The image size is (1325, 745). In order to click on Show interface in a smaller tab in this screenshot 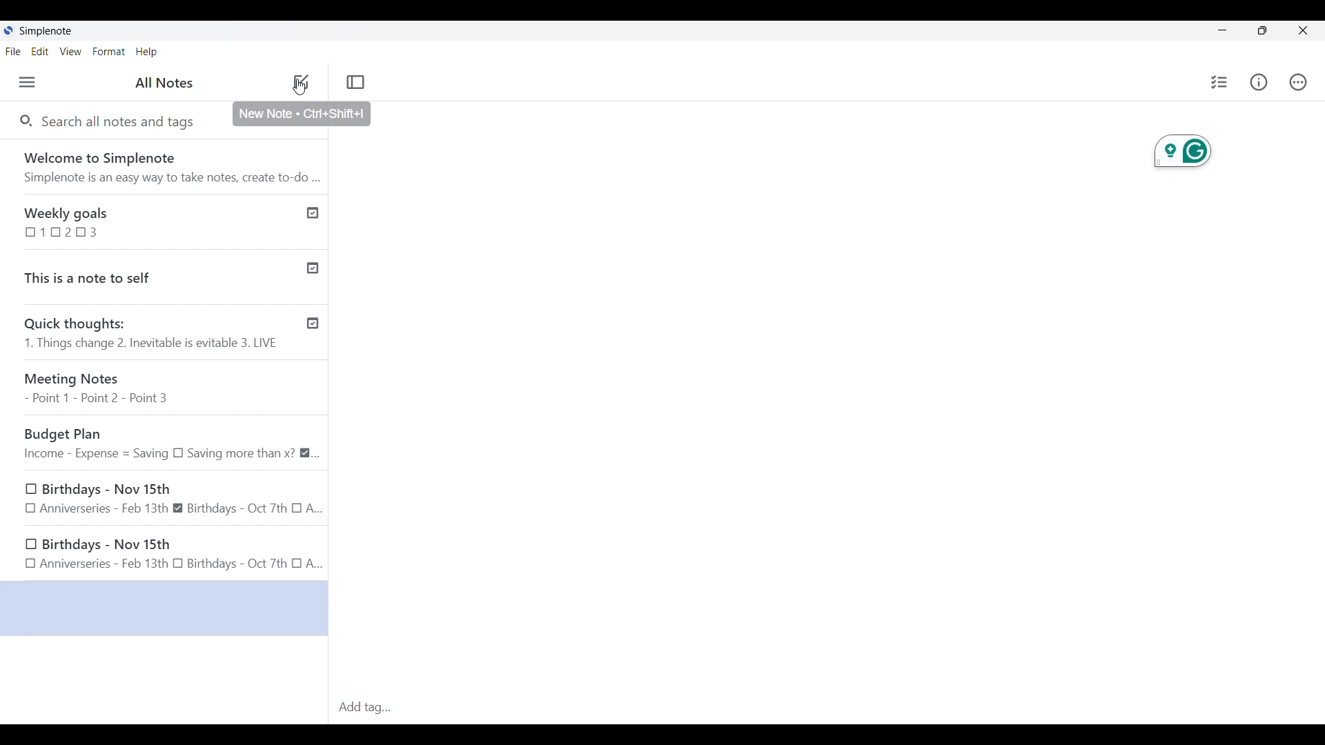, I will do `click(1263, 30)`.